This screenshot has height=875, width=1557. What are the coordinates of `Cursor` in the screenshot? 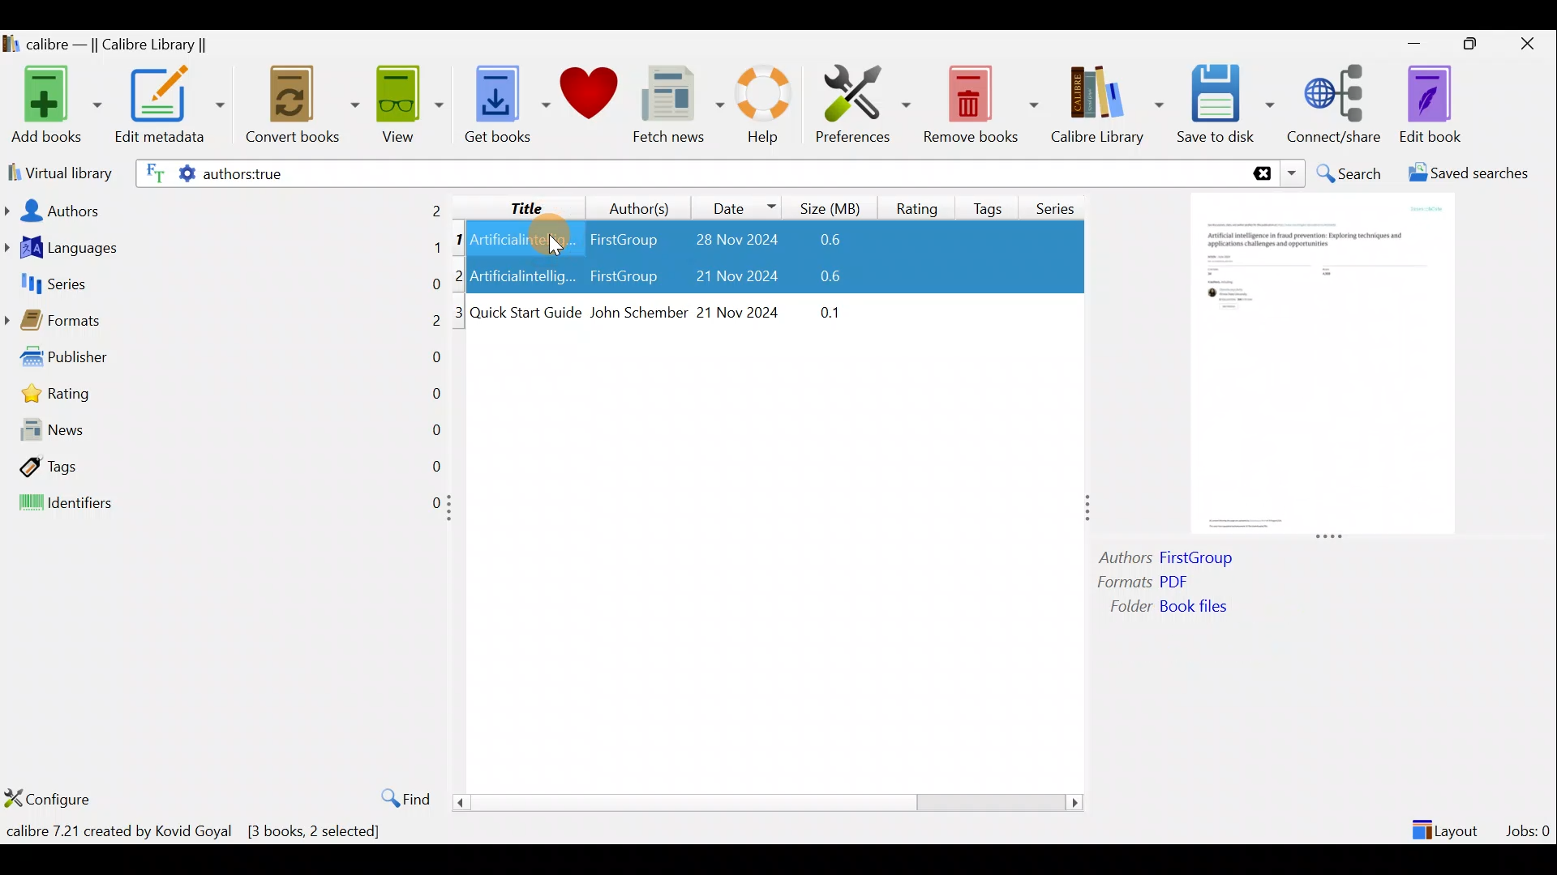 It's located at (544, 236).